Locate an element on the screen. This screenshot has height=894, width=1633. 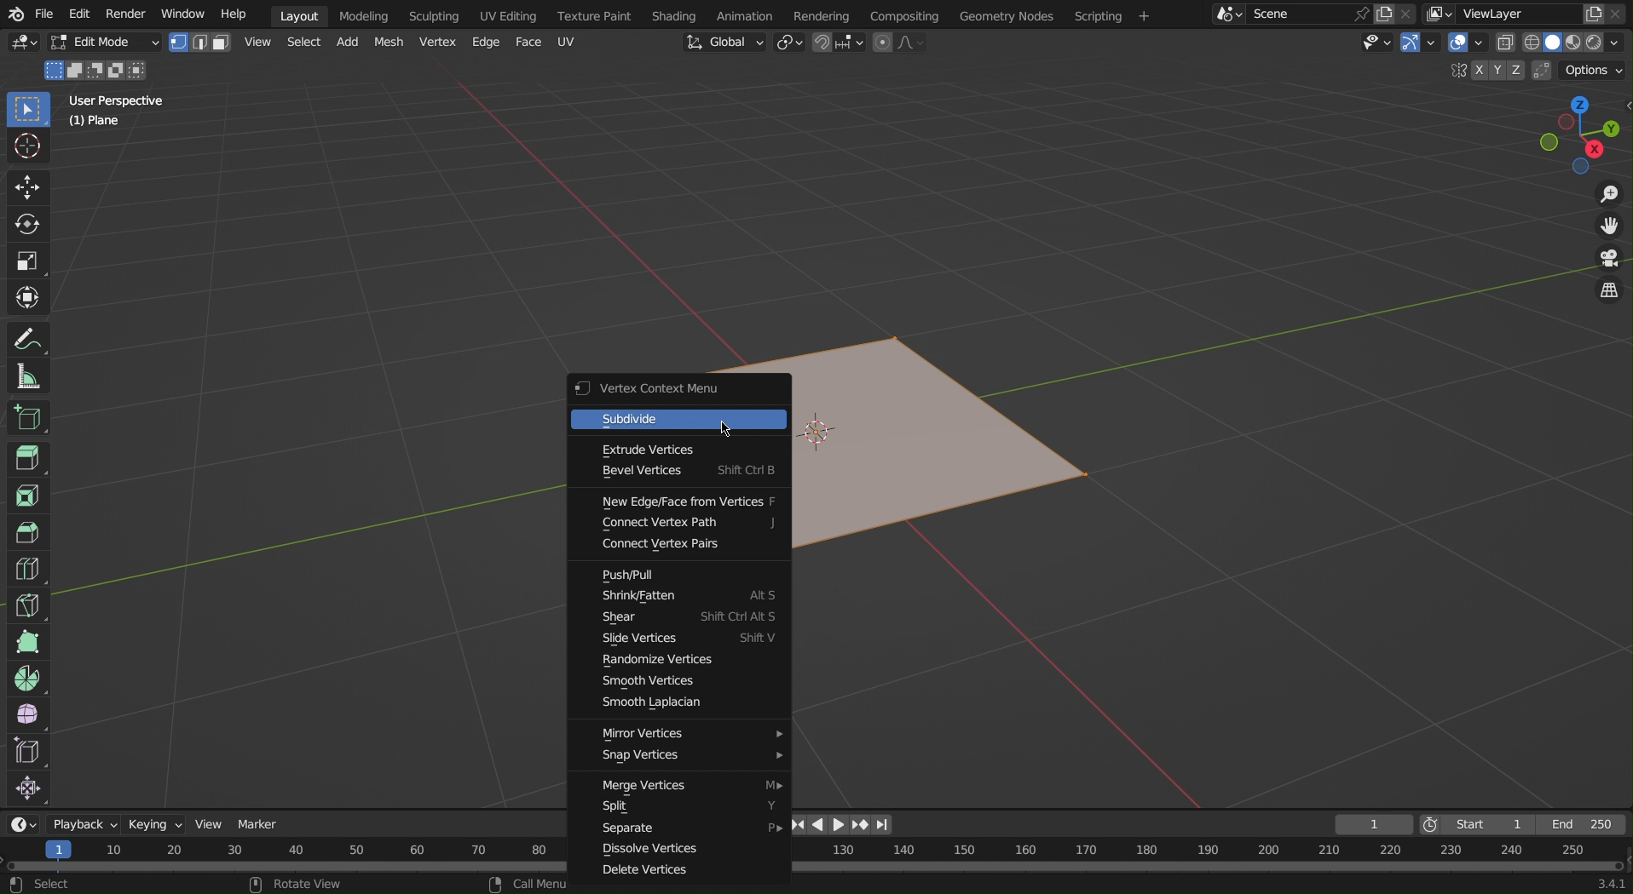
Scripting is located at coordinates (1111, 14).